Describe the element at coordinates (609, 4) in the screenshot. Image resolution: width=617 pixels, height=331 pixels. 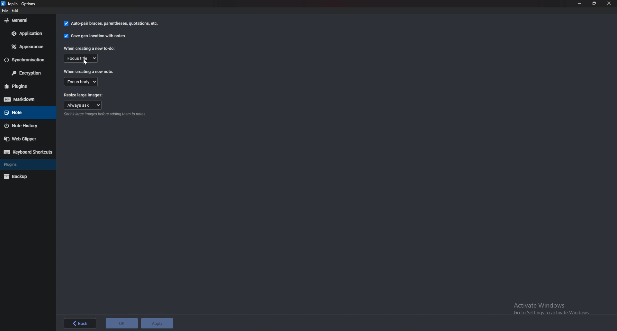
I see `close` at that location.